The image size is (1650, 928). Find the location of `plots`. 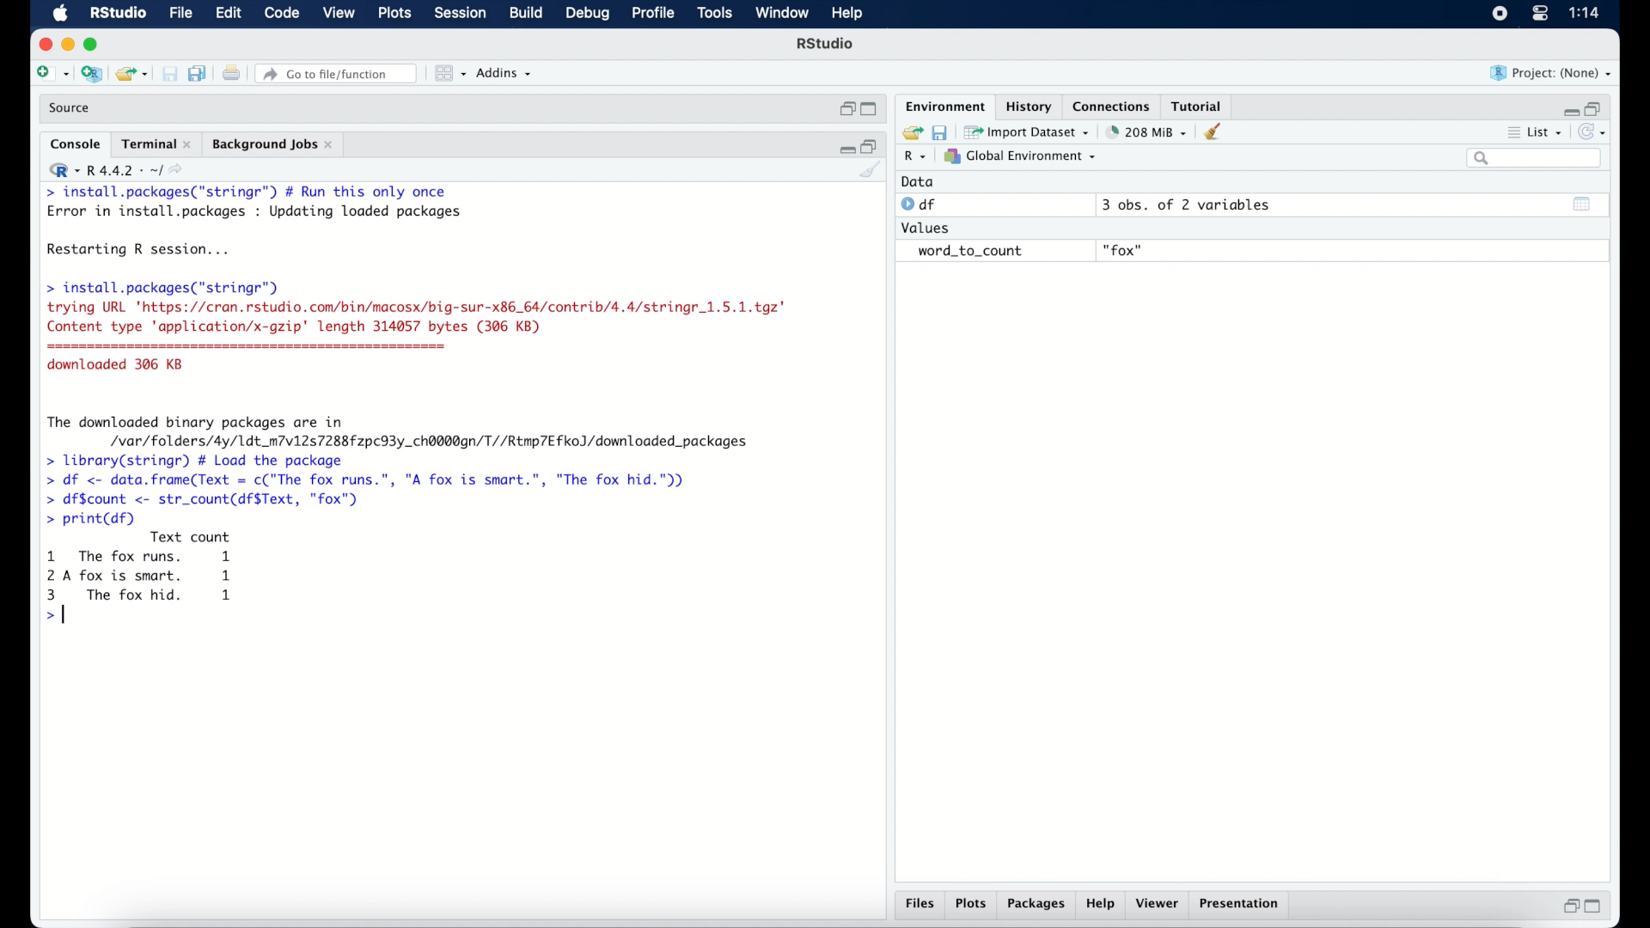

plots is located at coordinates (396, 14).